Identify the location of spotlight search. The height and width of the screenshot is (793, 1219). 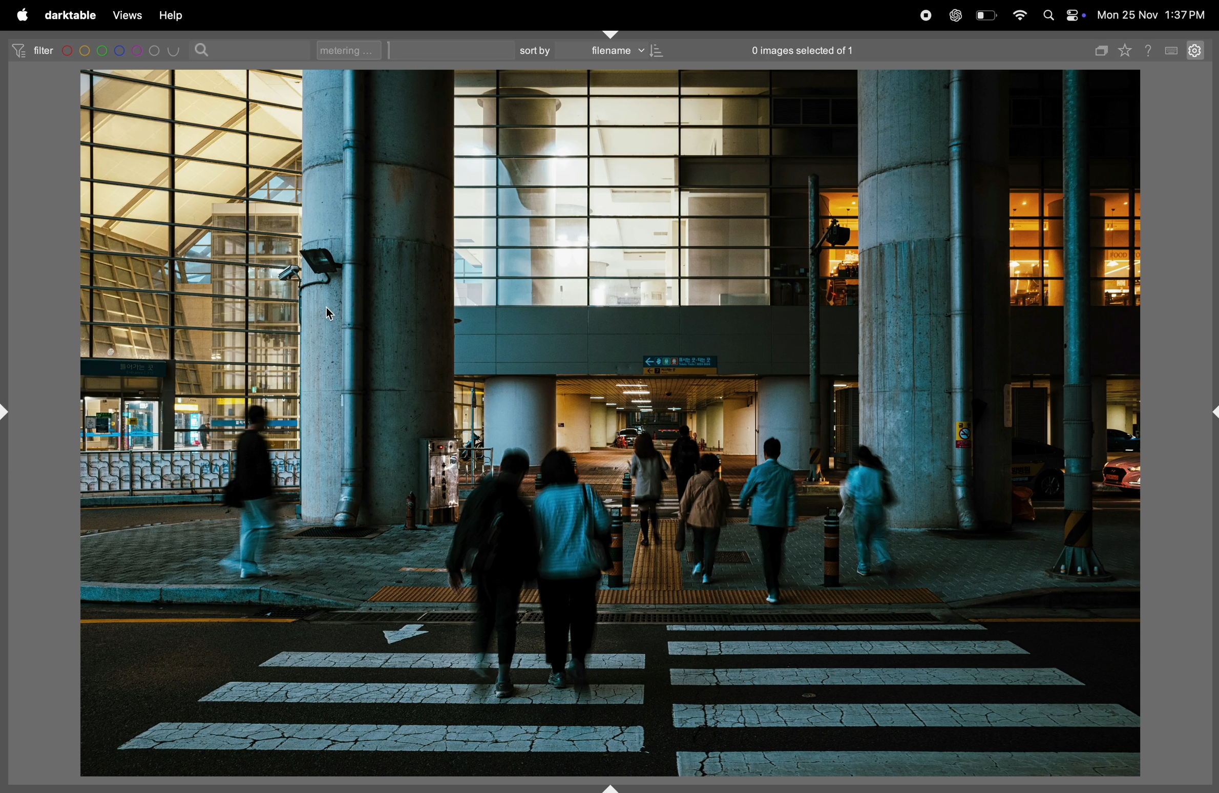
(1049, 14).